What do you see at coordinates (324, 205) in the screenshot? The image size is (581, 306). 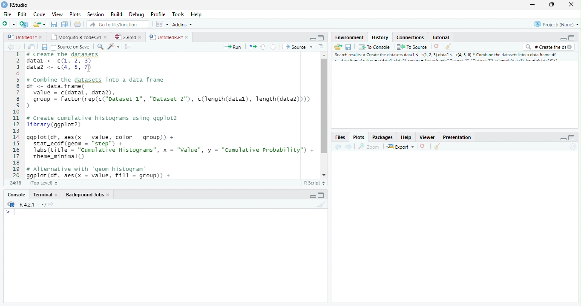 I see `Clear Console` at bounding box center [324, 205].